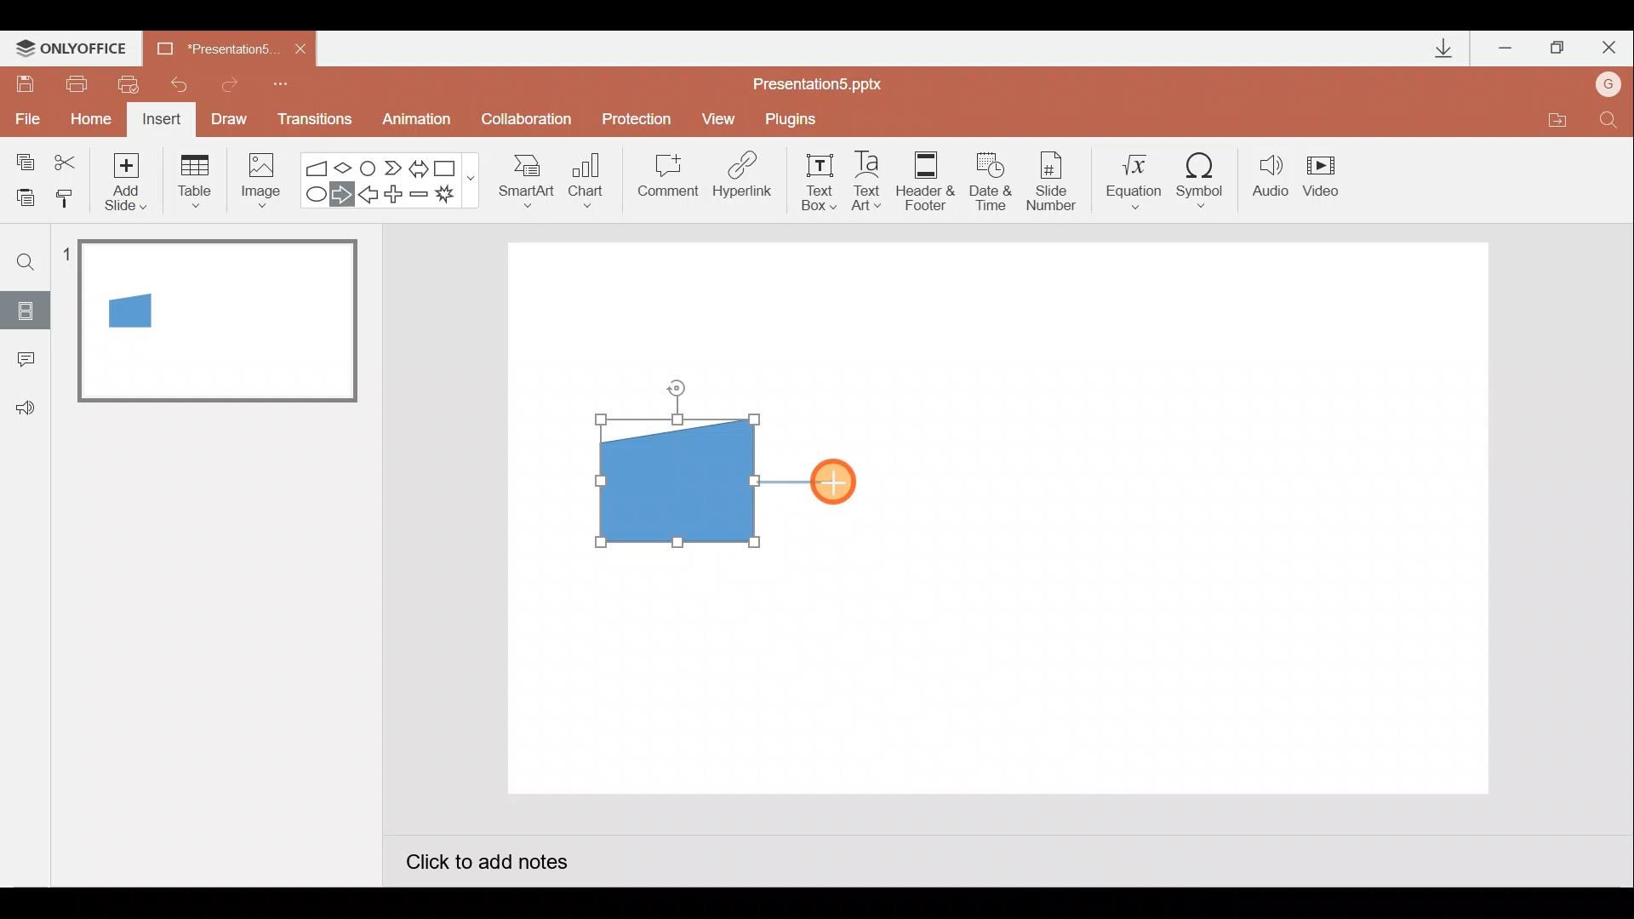 The width and height of the screenshot is (1634, 919). What do you see at coordinates (230, 117) in the screenshot?
I see `Draw` at bounding box center [230, 117].